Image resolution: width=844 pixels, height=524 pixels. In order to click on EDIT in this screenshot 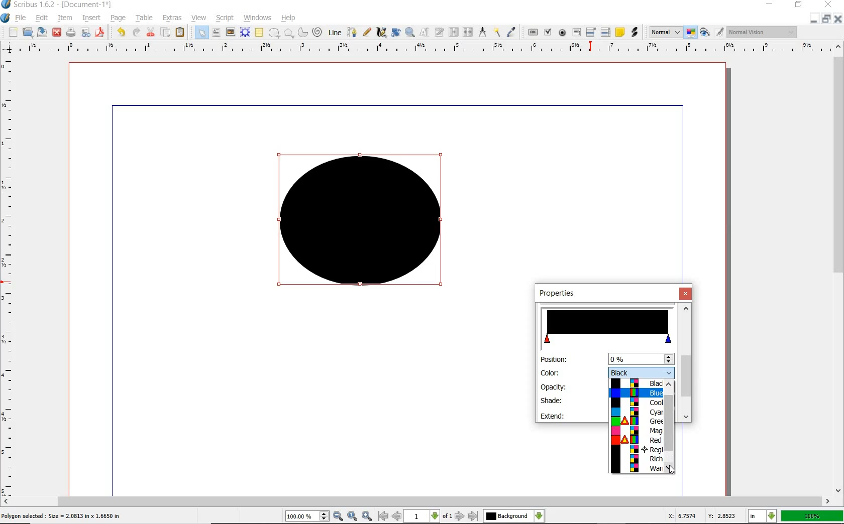, I will do `click(41, 19)`.